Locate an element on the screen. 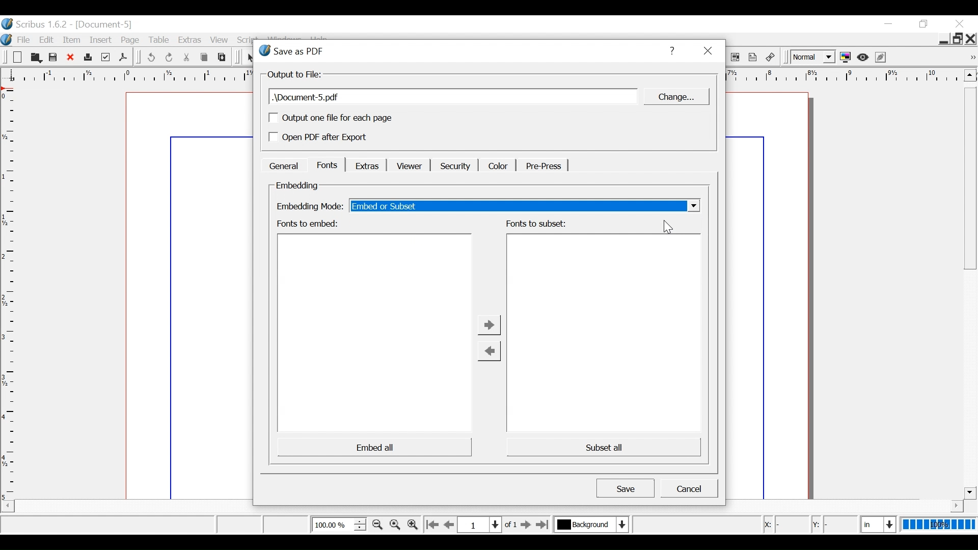 This screenshot has width=978, height=550. Paste is located at coordinates (222, 57).